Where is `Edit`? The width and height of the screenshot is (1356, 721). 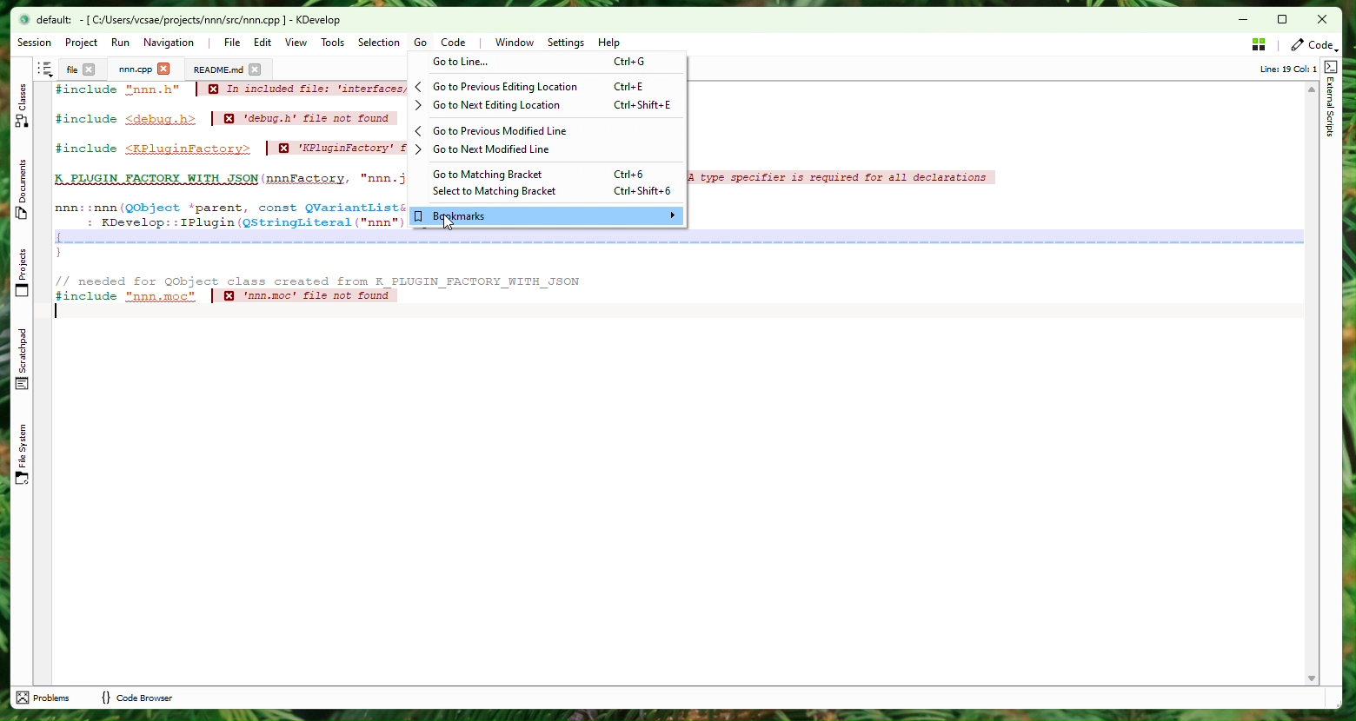 Edit is located at coordinates (263, 43).